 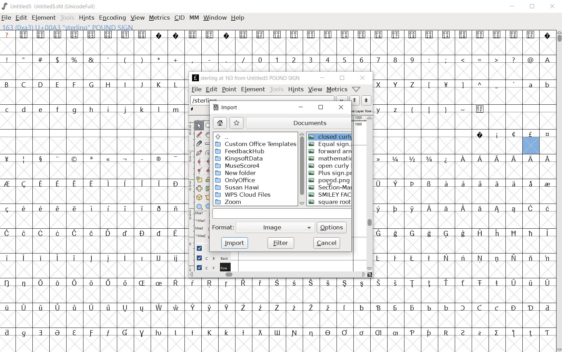 What do you see at coordinates (546, 135) in the screenshot?
I see `Symbol` at bounding box center [546, 135].